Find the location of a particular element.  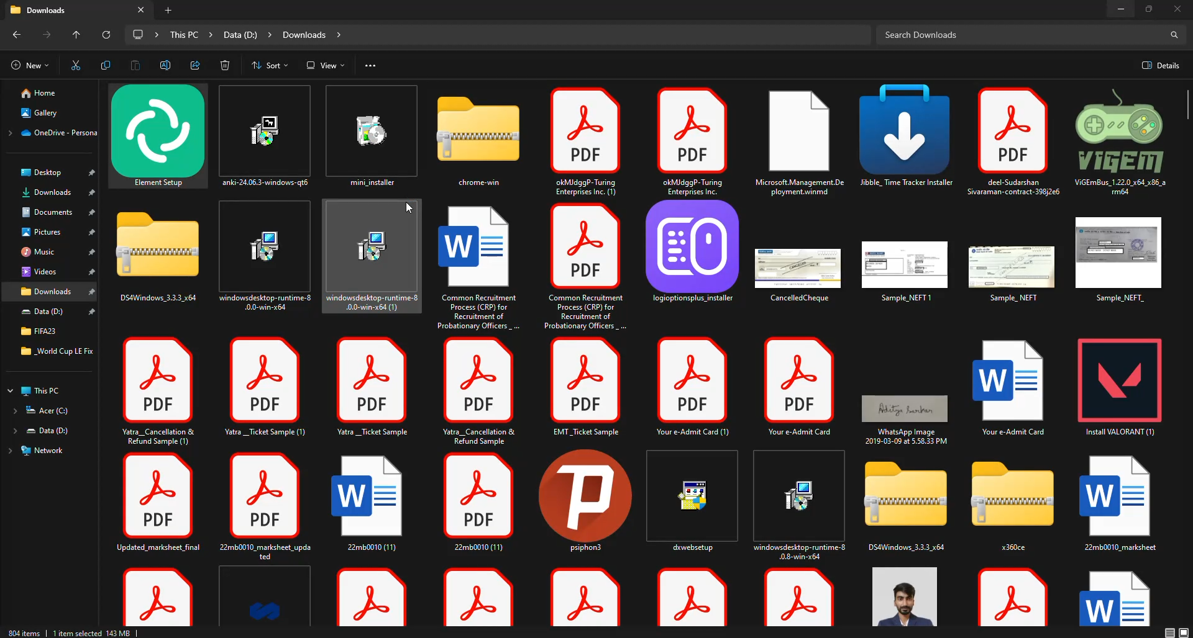

add new tab is located at coordinates (172, 11).